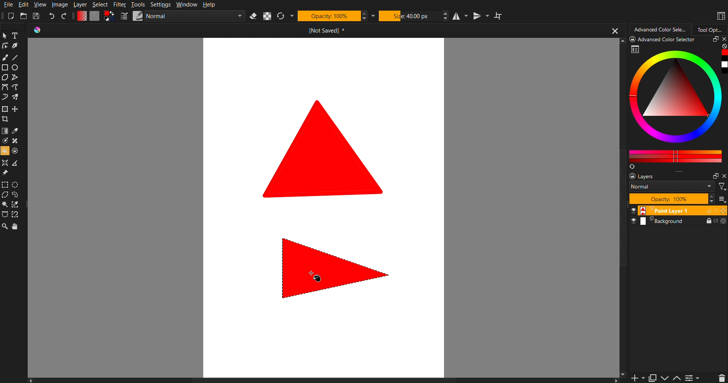 The width and height of the screenshot is (728, 383). I want to click on Menu, so click(692, 378).